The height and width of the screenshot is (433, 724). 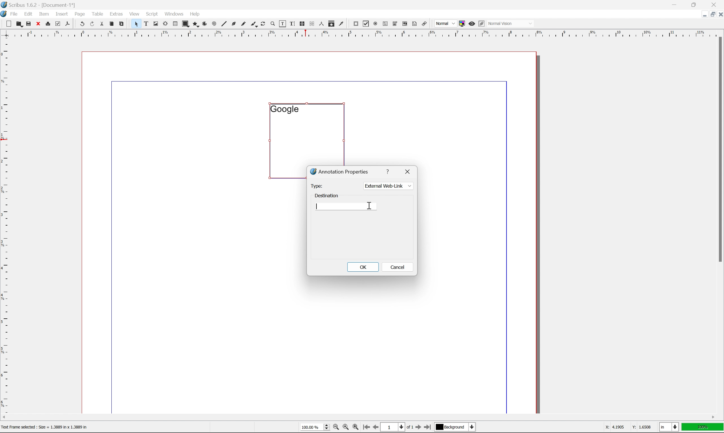 I want to click on Typing cursor, so click(x=317, y=206).